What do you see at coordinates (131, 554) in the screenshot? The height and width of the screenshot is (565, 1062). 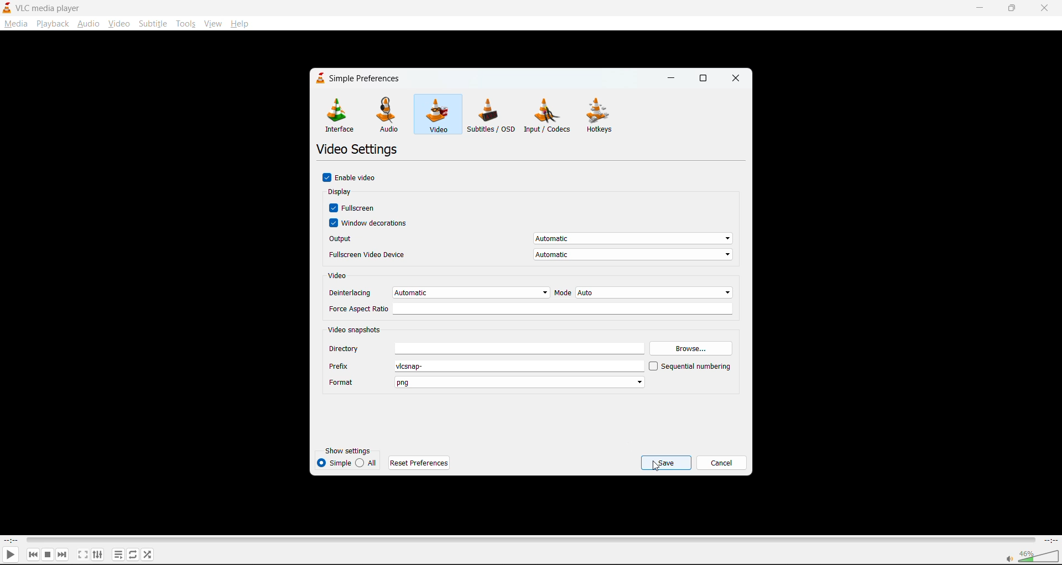 I see `loop` at bounding box center [131, 554].